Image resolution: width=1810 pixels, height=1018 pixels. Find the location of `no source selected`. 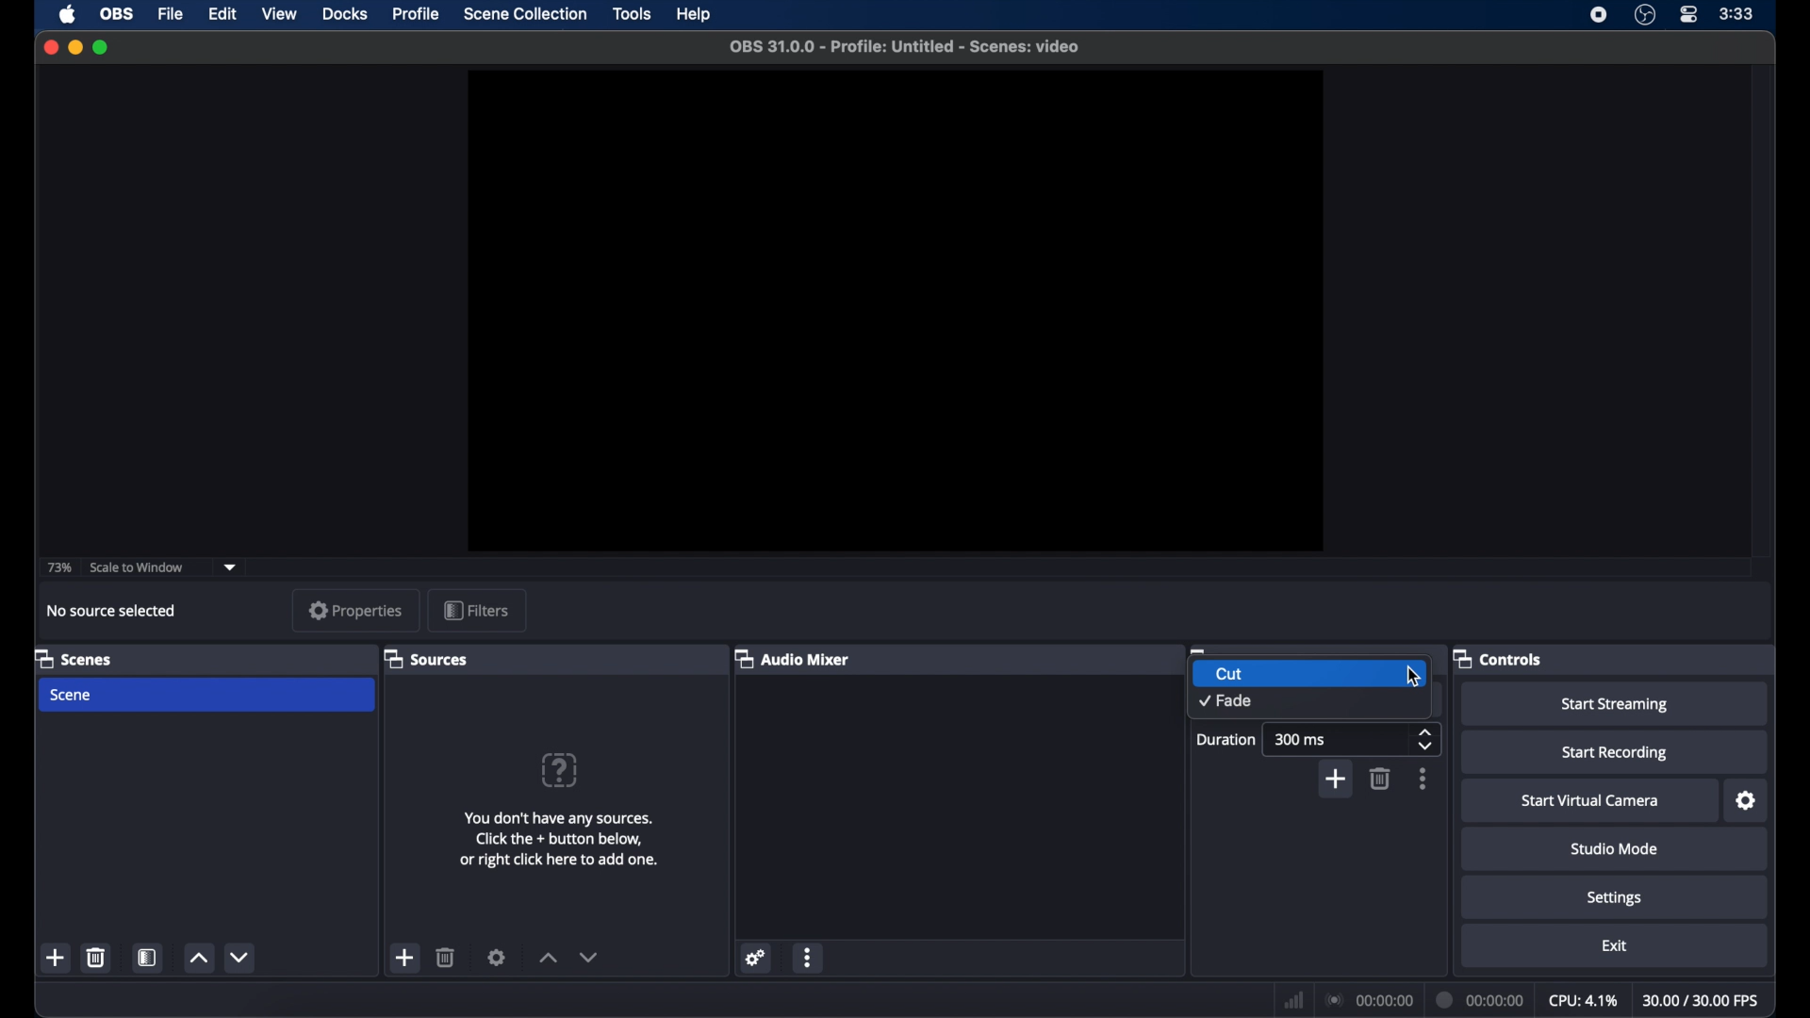

no source selected is located at coordinates (112, 610).